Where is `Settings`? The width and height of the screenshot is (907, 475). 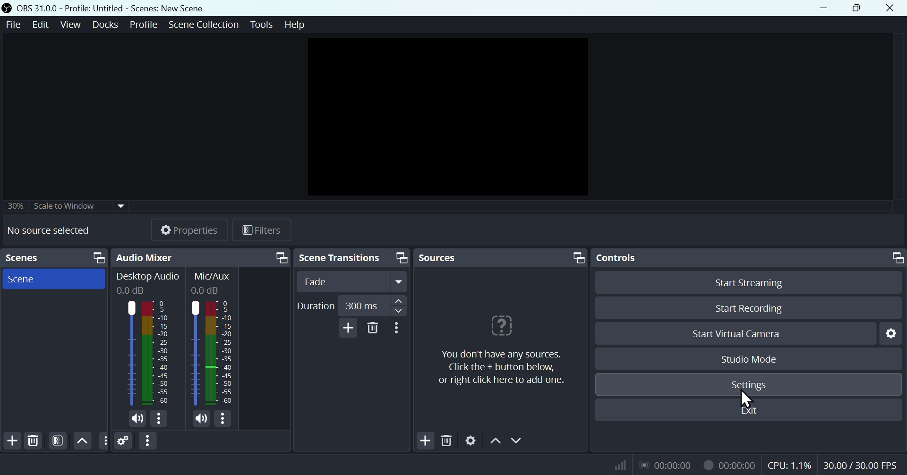 Settings is located at coordinates (747, 385).